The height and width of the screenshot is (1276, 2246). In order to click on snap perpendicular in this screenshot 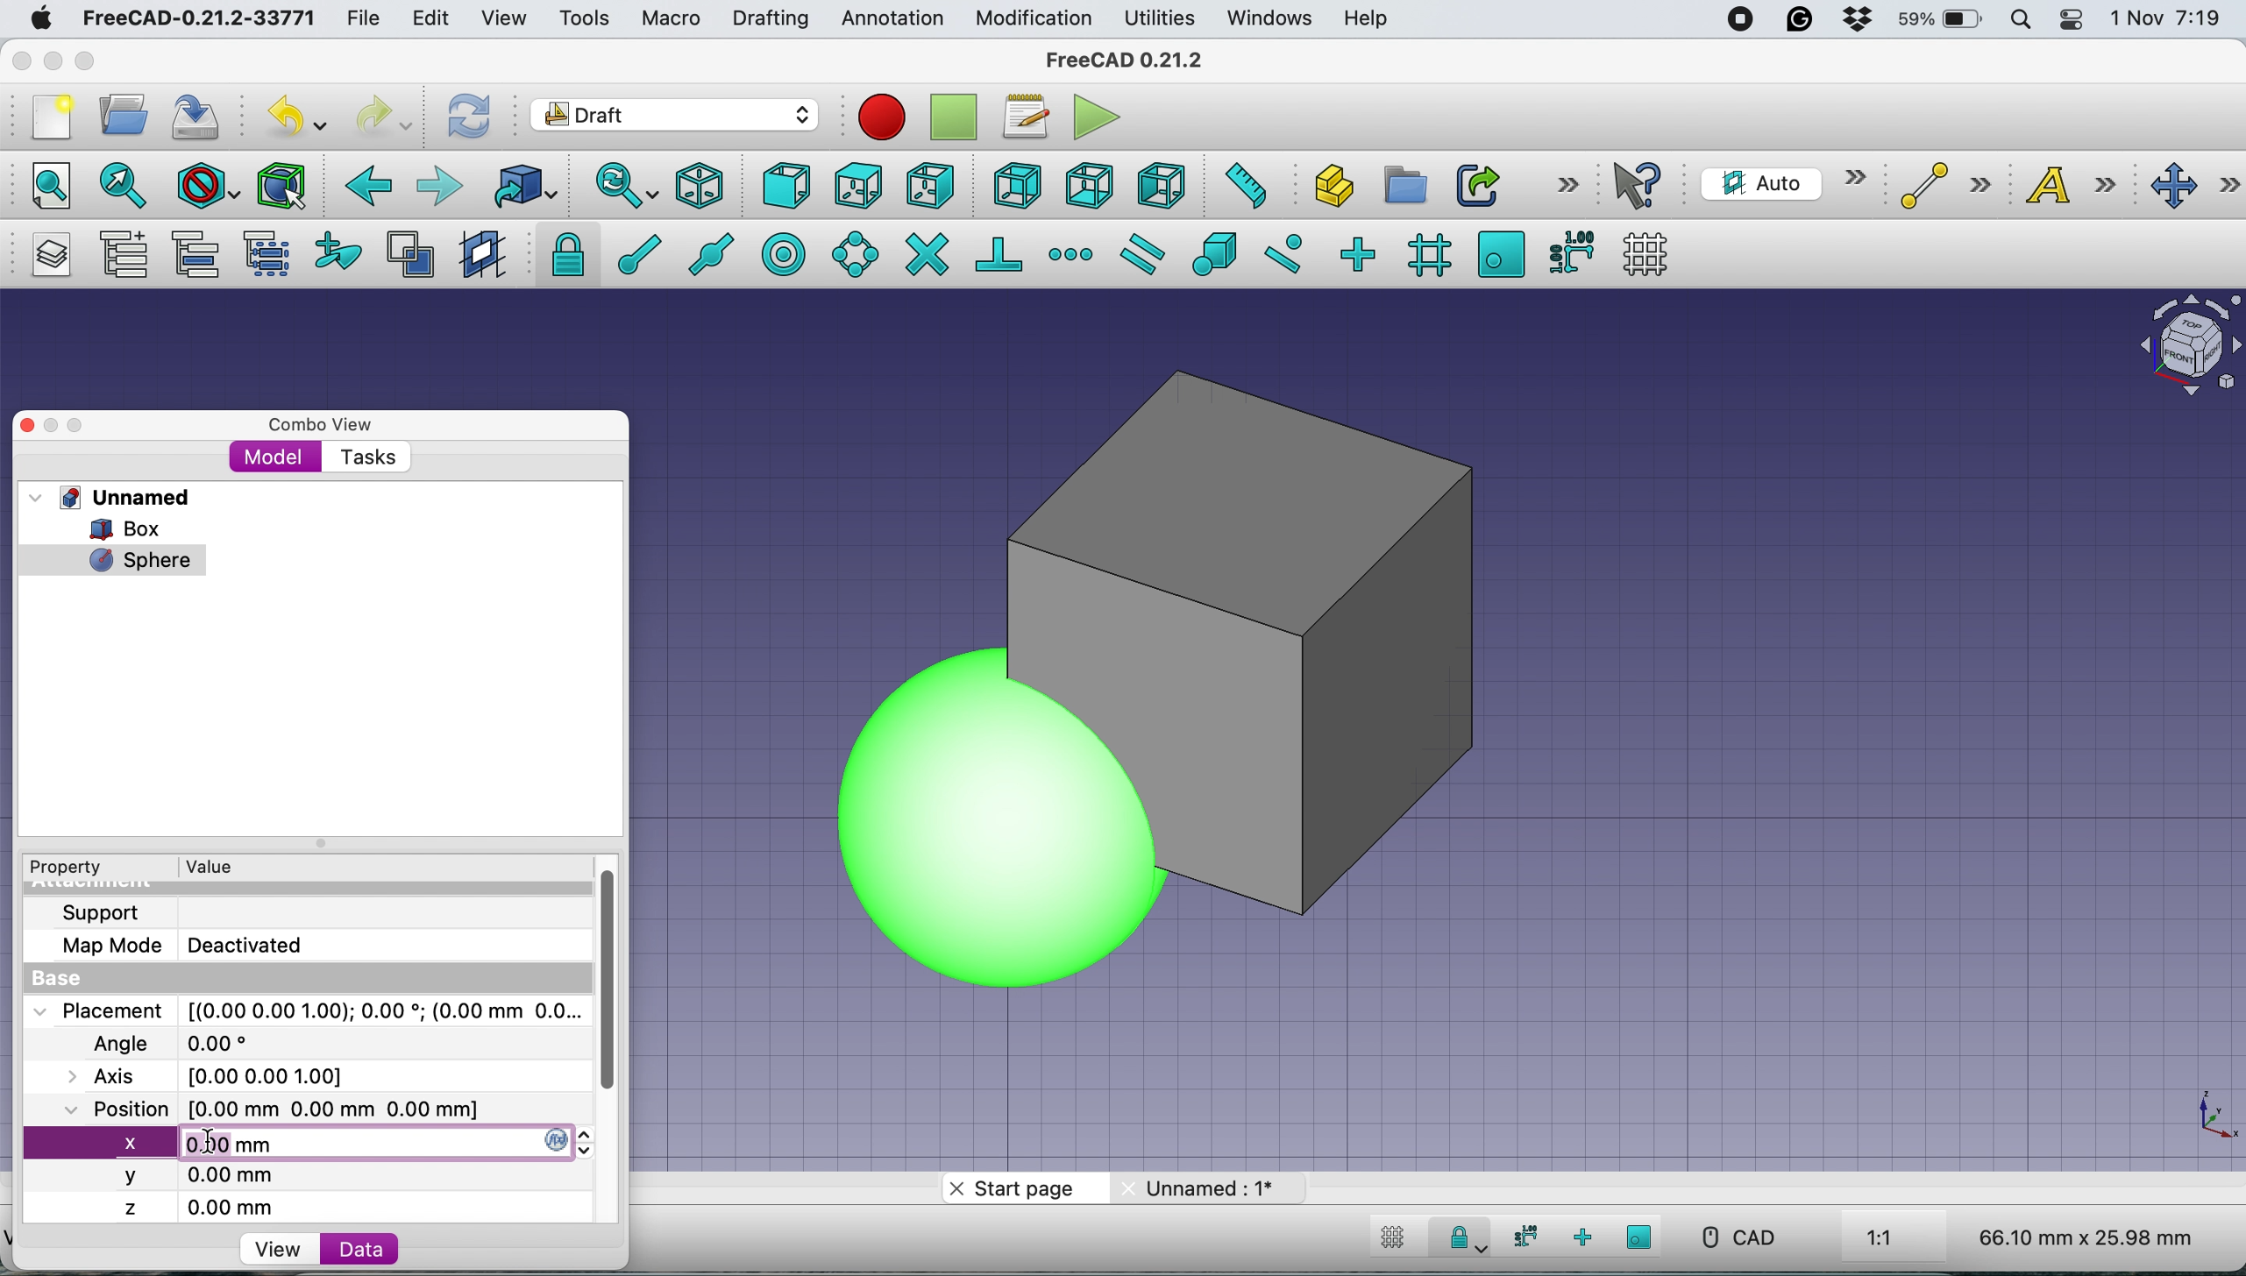, I will do `click(1001, 253)`.